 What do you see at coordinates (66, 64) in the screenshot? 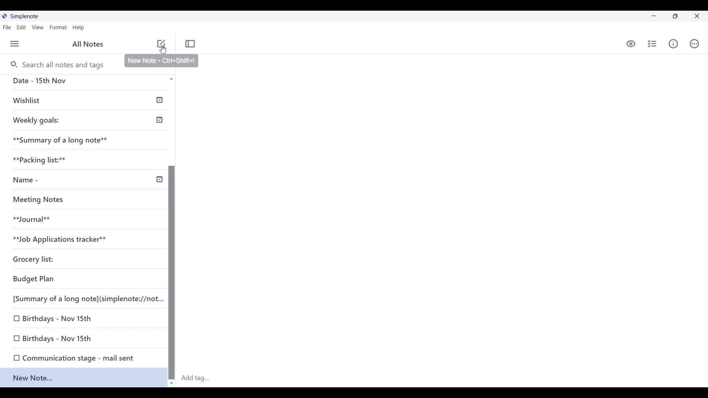
I see `Search notes and tags` at bounding box center [66, 64].